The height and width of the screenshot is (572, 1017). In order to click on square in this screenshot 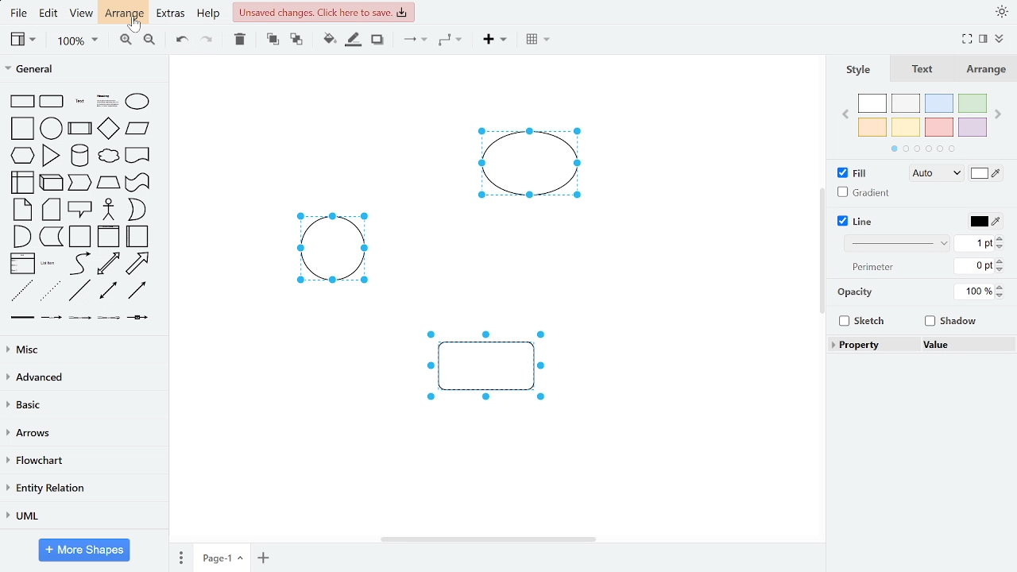, I will do `click(21, 129)`.